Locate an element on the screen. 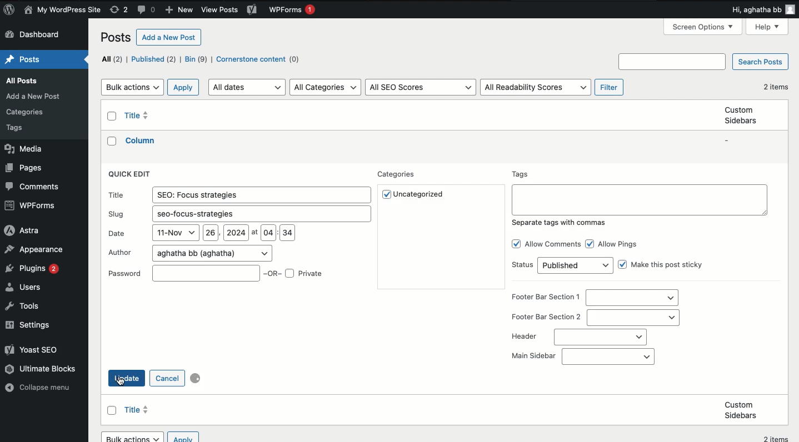 The width and height of the screenshot is (799, 442). Astra is located at coordinates (22, 230).